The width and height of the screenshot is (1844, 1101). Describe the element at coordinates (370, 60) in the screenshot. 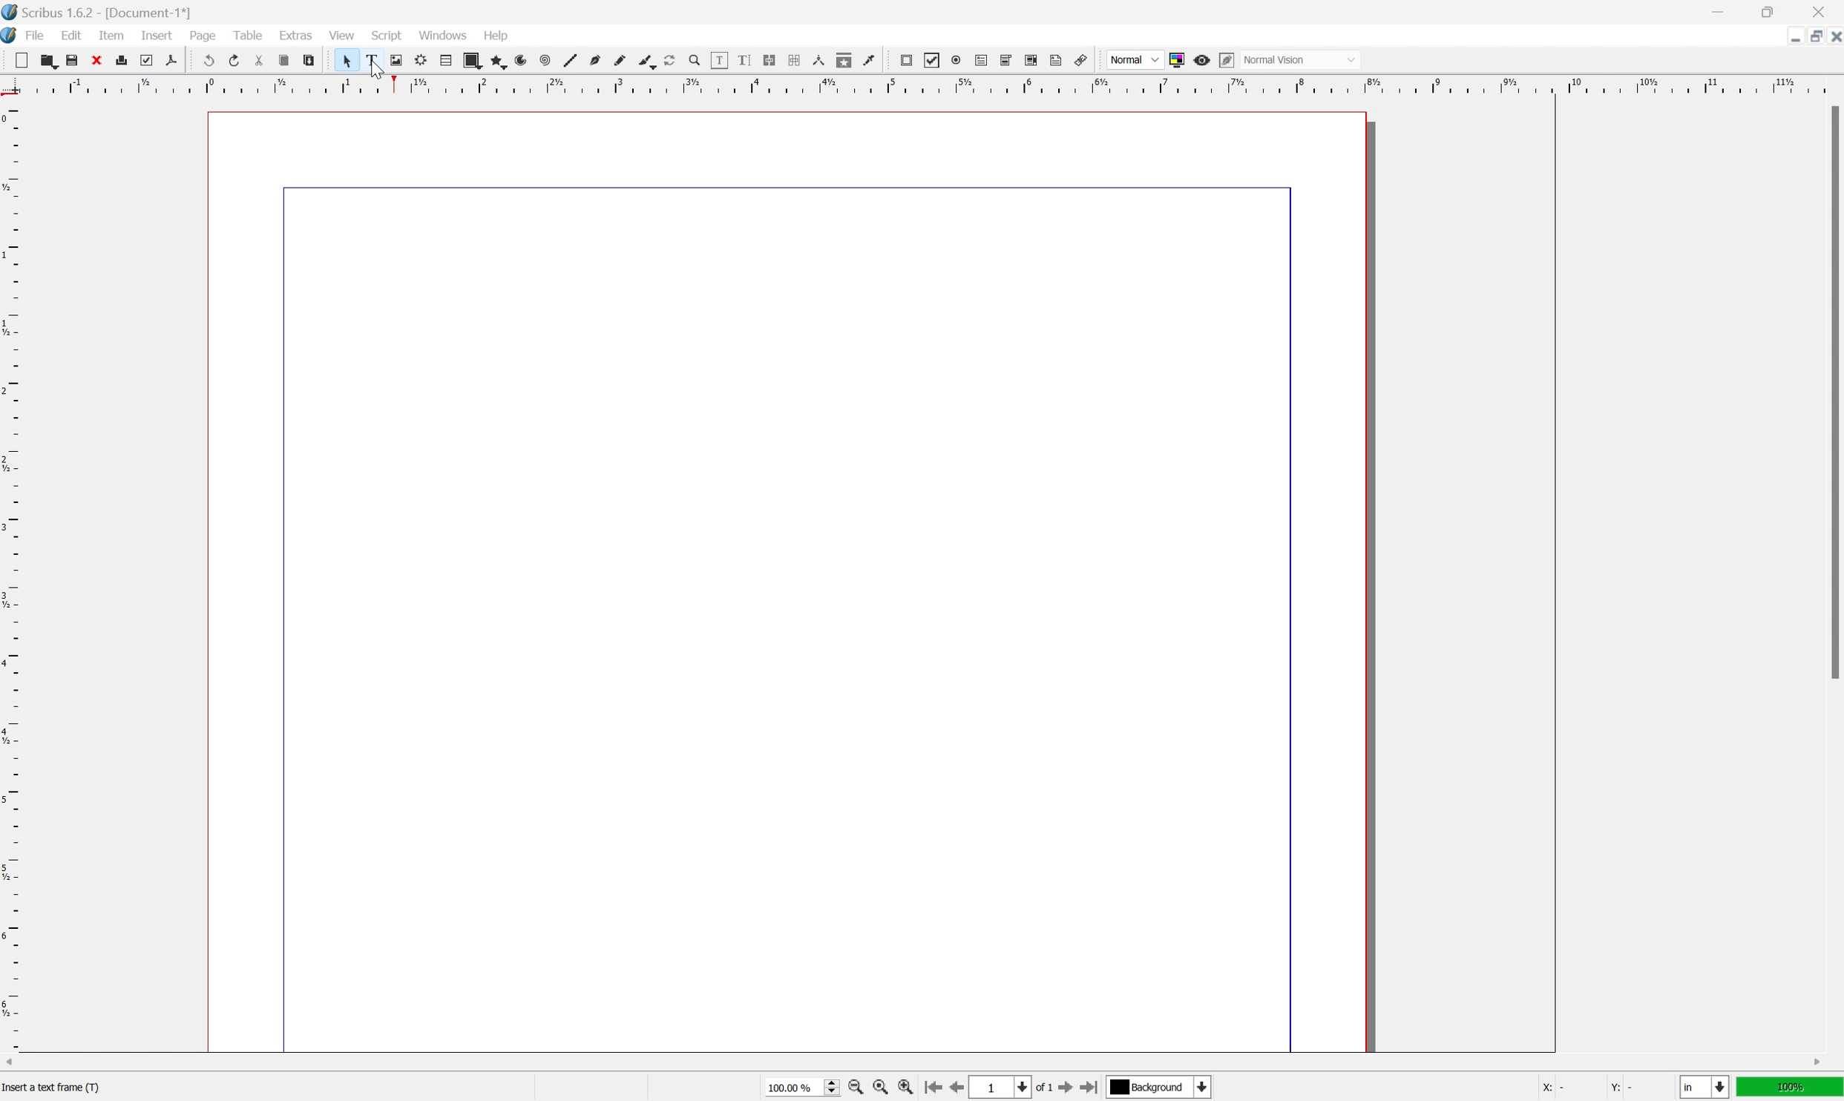

I see `text frame` at that location.